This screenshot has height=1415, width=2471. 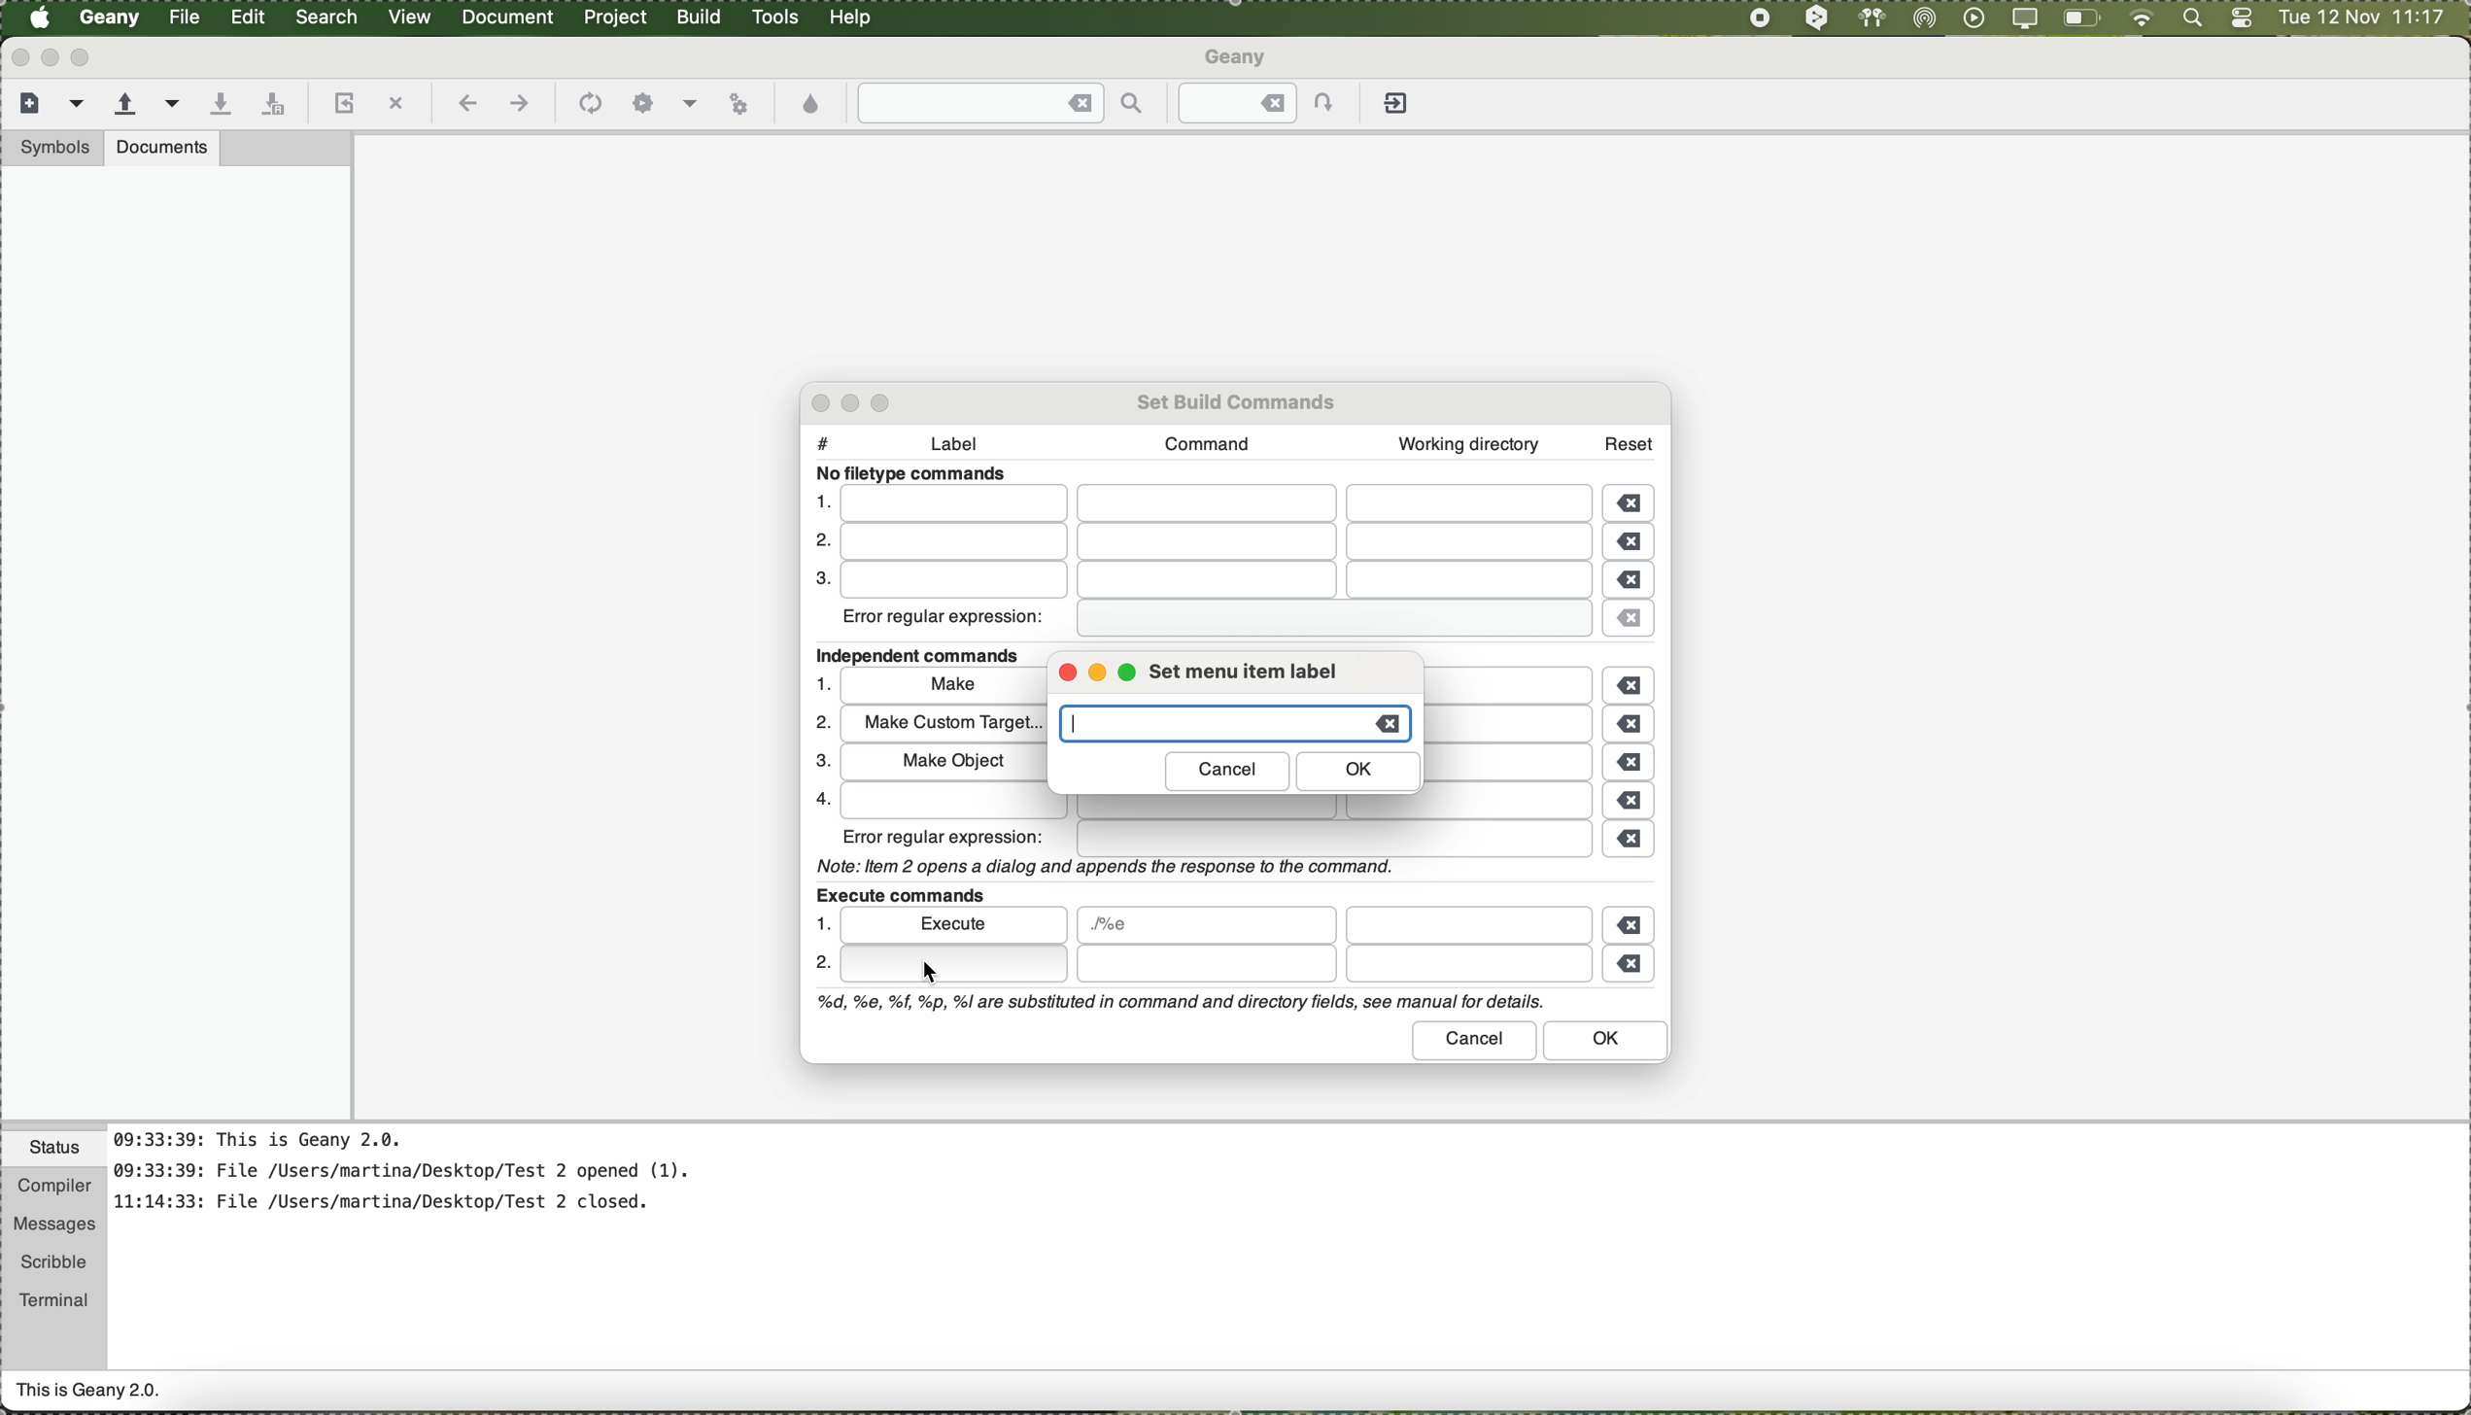 What do you see at coordinates (1476, 1040) in the screenshot?
I see `cancel button` at bounding box center [1476, 1040].